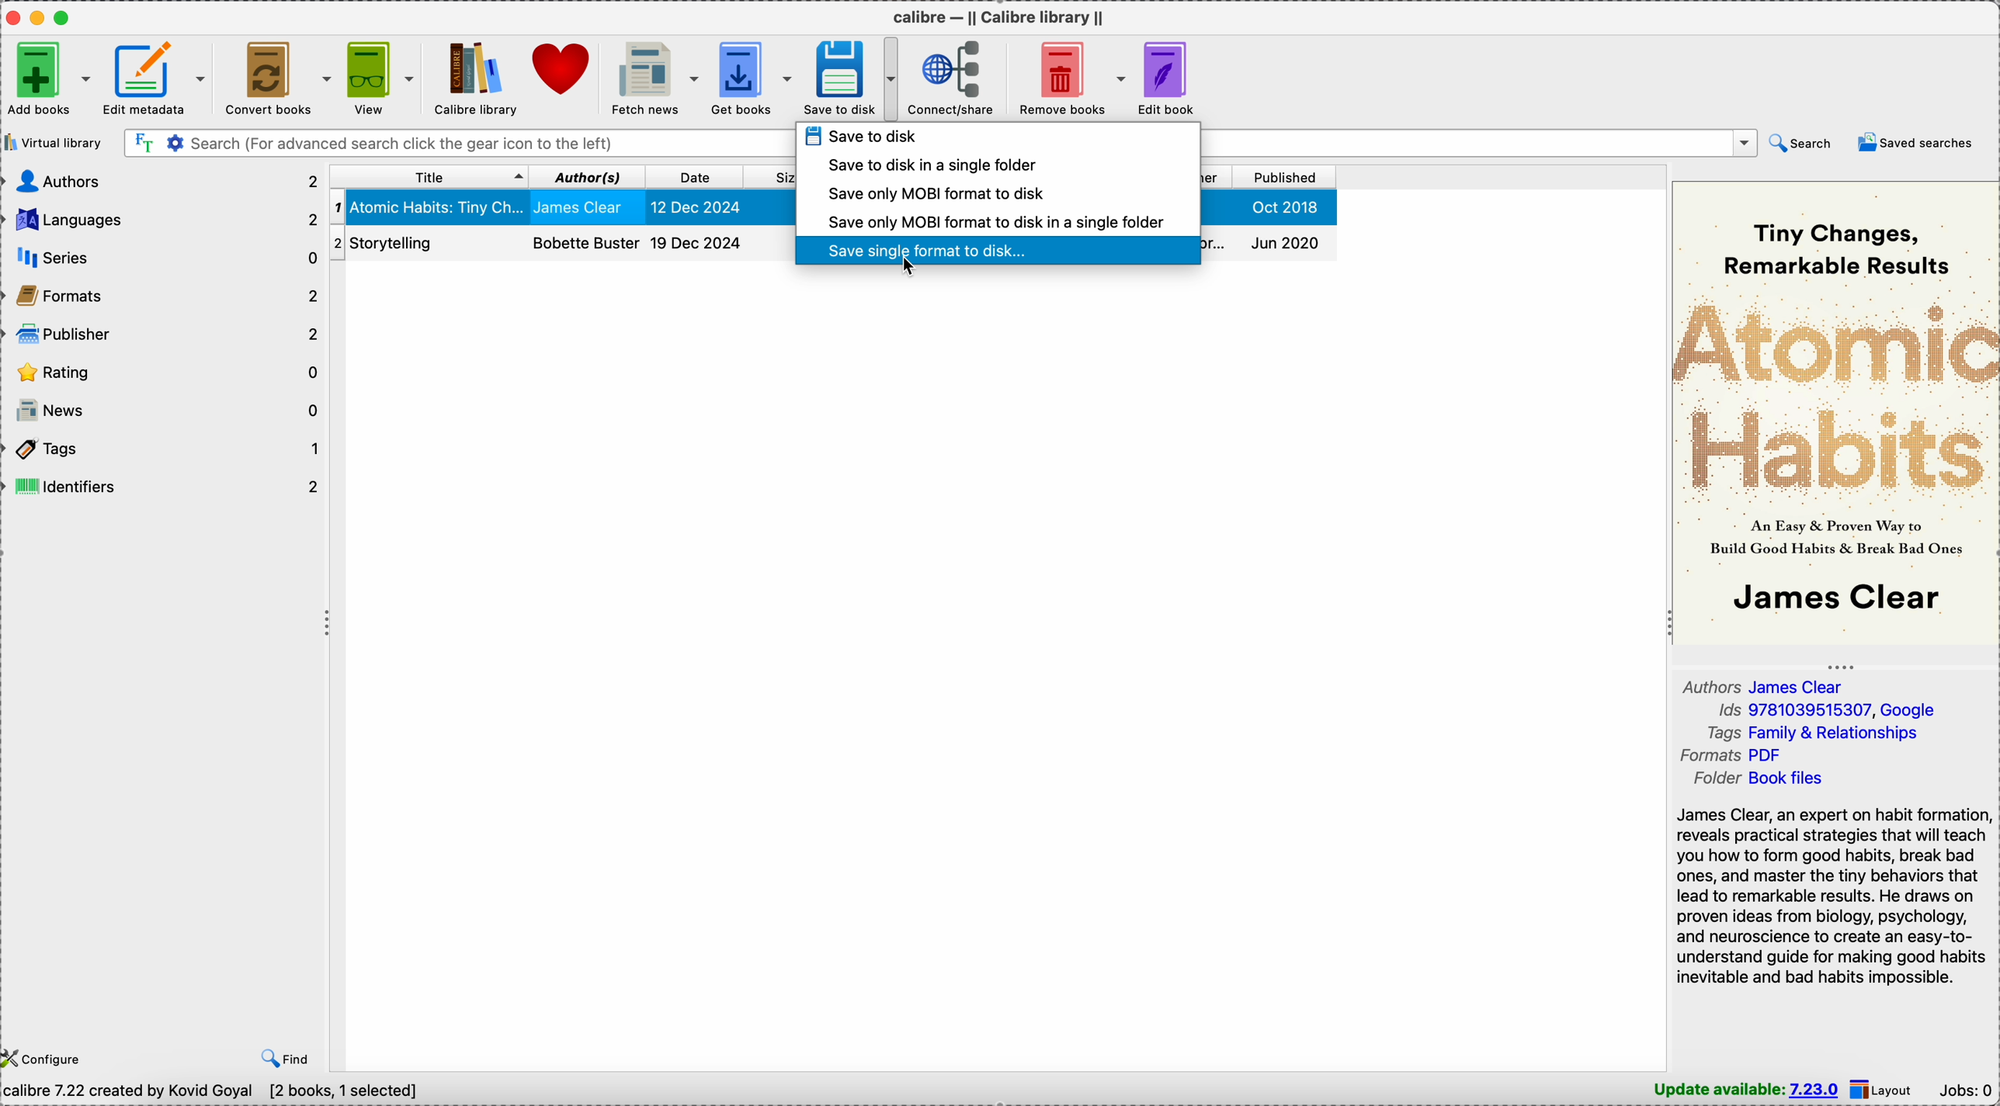 This screenshot has height=1106, width=2000. What do you see at coordinates (166, 335) in the screenshot?
I see `publisher` at bounding box center [166, 335].